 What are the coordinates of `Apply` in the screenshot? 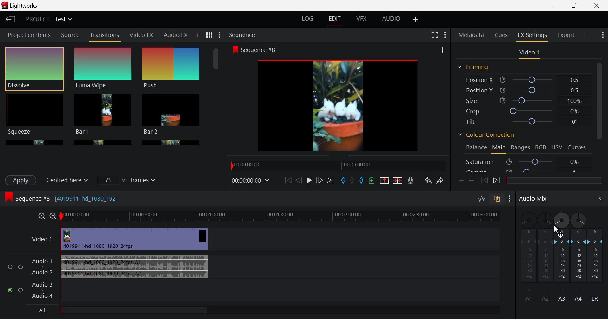 It's located at (22, 180).